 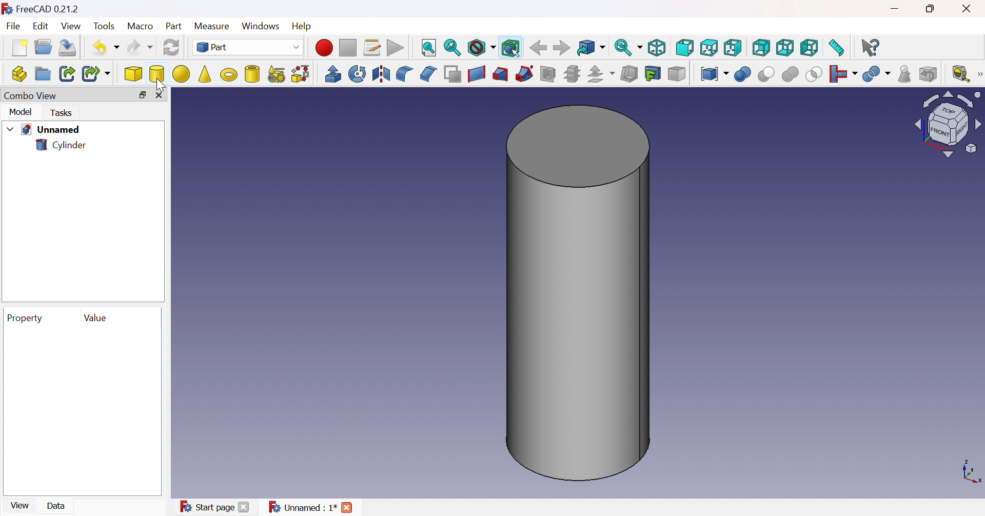 I want to click on Windows, so click(x=262, y=26).